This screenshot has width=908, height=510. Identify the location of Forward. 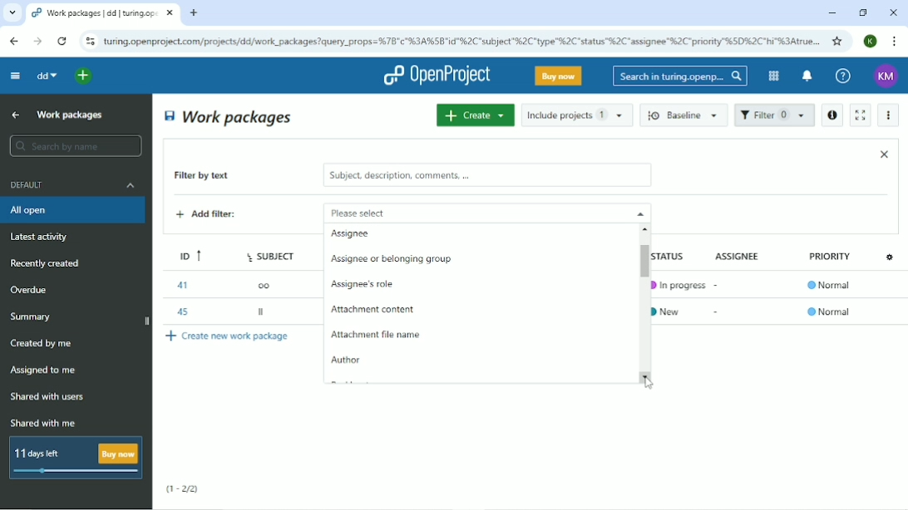
(36, 42).